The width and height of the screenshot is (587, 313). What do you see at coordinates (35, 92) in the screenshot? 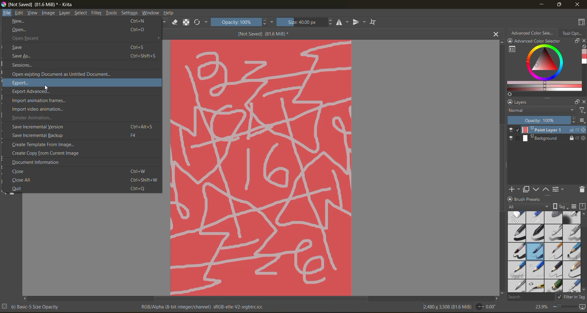
I see `export advanced` at bounding box center [35, 92].